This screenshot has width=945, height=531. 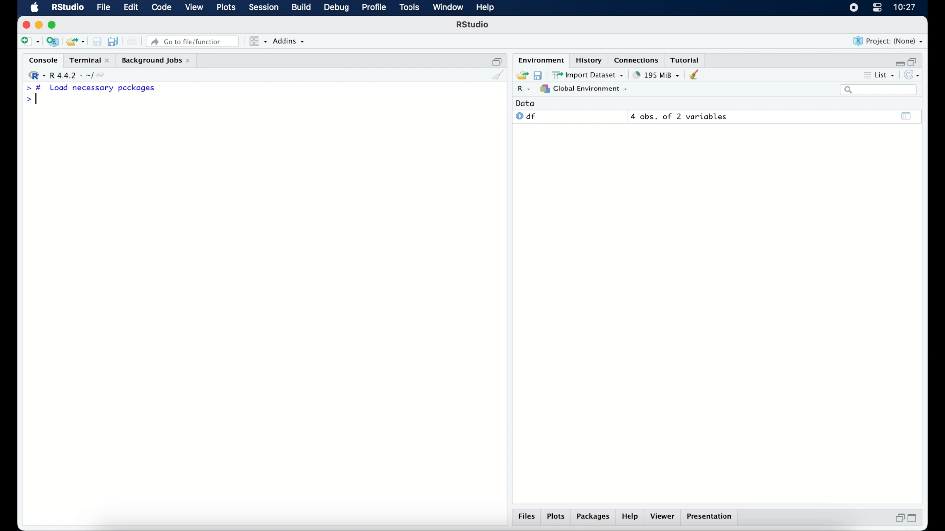 I want to click on profile, so click(x=374, y=8).